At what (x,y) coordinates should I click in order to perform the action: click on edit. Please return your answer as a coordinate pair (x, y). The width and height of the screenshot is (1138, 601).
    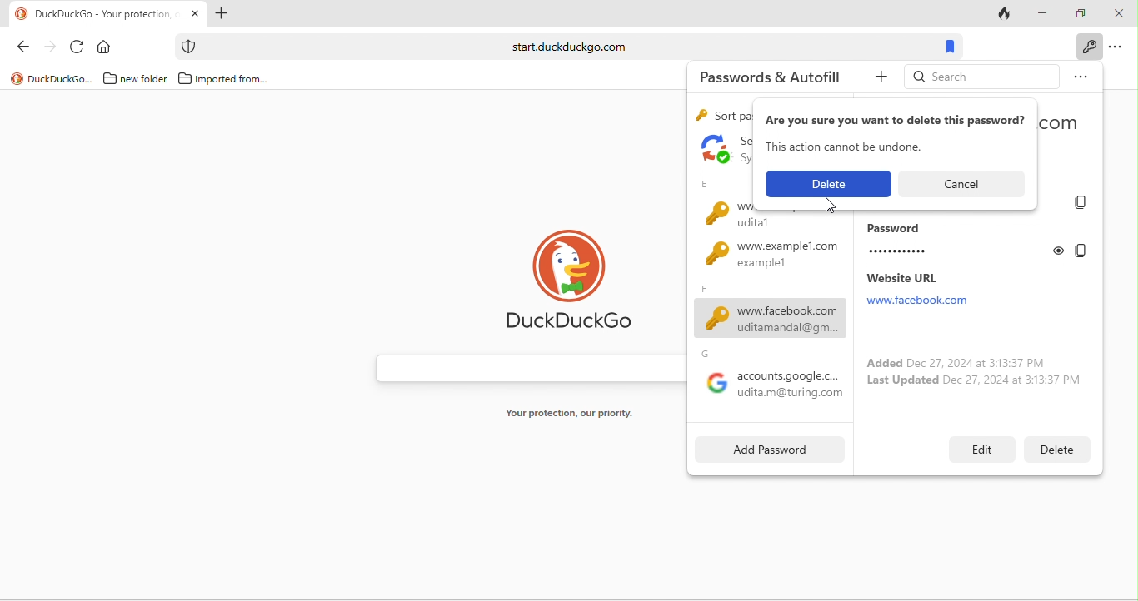
    Looking at the image, I should click on (982, 448).